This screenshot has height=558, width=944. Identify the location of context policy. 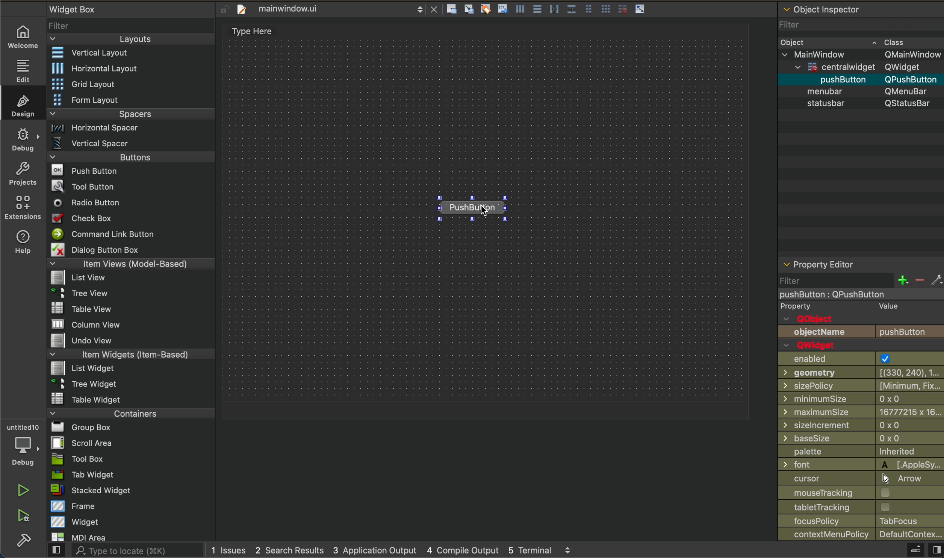
(861, 535).